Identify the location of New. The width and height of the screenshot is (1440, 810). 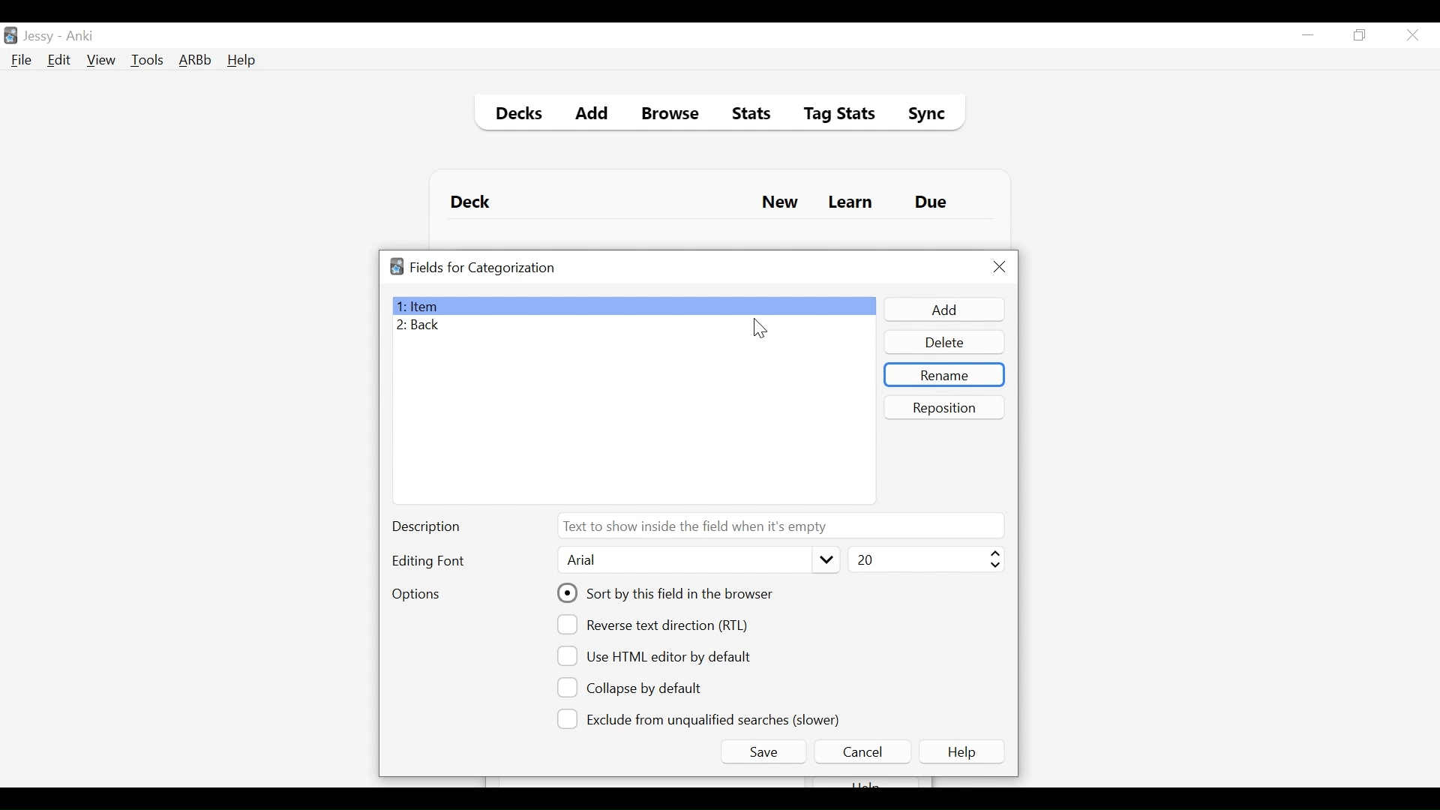
(780, 204).